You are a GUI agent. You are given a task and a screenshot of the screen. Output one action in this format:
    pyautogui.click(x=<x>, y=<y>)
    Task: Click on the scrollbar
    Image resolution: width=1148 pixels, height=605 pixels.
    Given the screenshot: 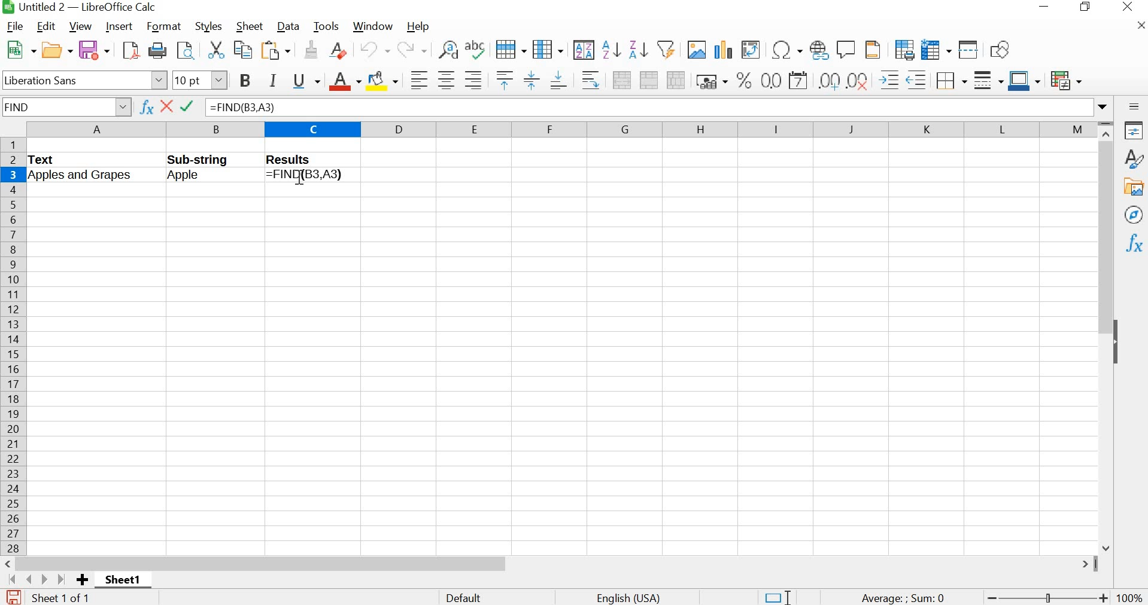 What is the action you would take?
    pyautogui.click(x=553, y=564)
    